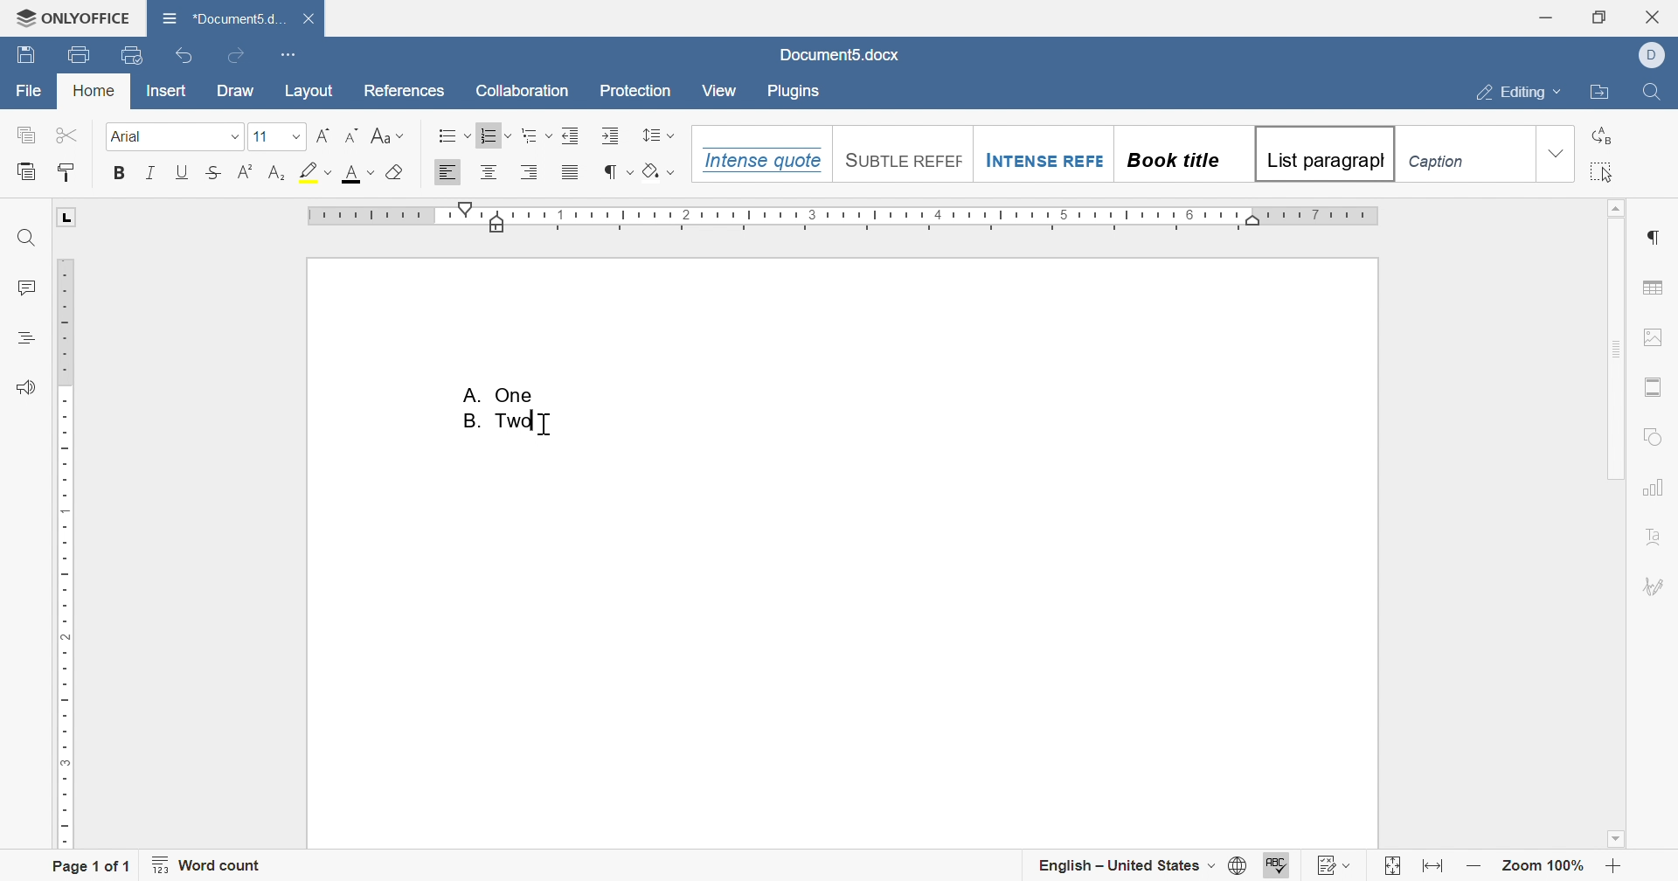  I want to click on zoom 100%, so click(1543, 868).